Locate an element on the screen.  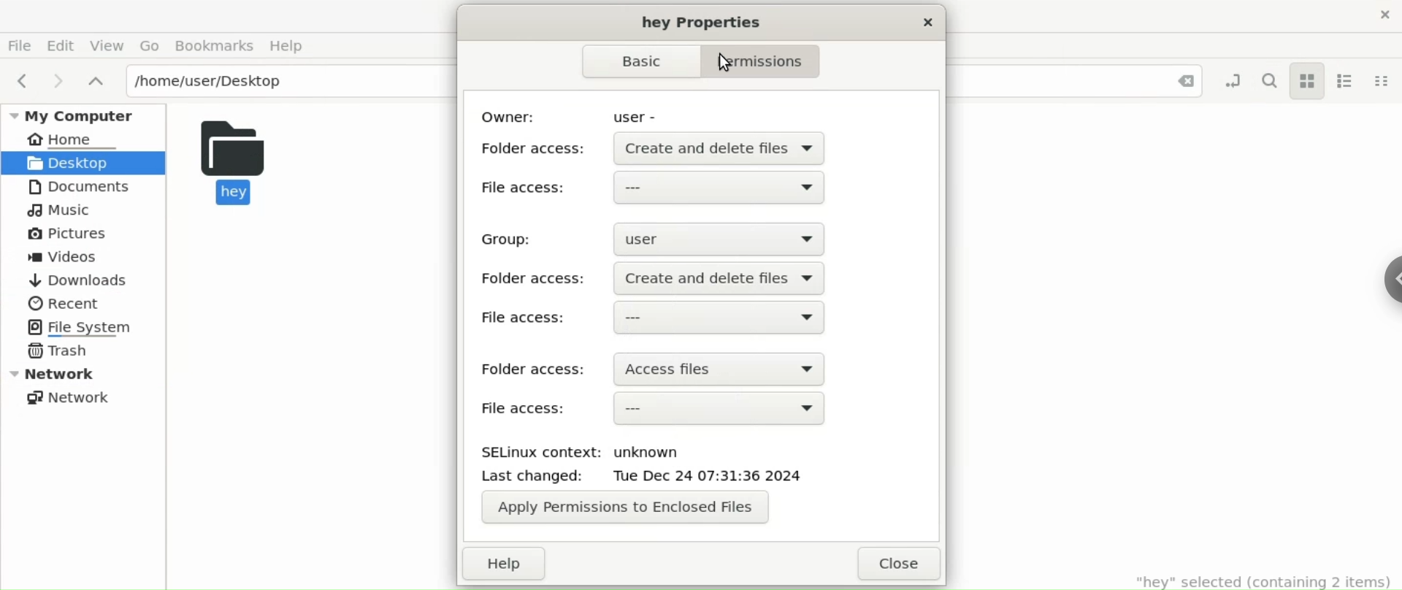
Close is located at coordinates (926, 25).